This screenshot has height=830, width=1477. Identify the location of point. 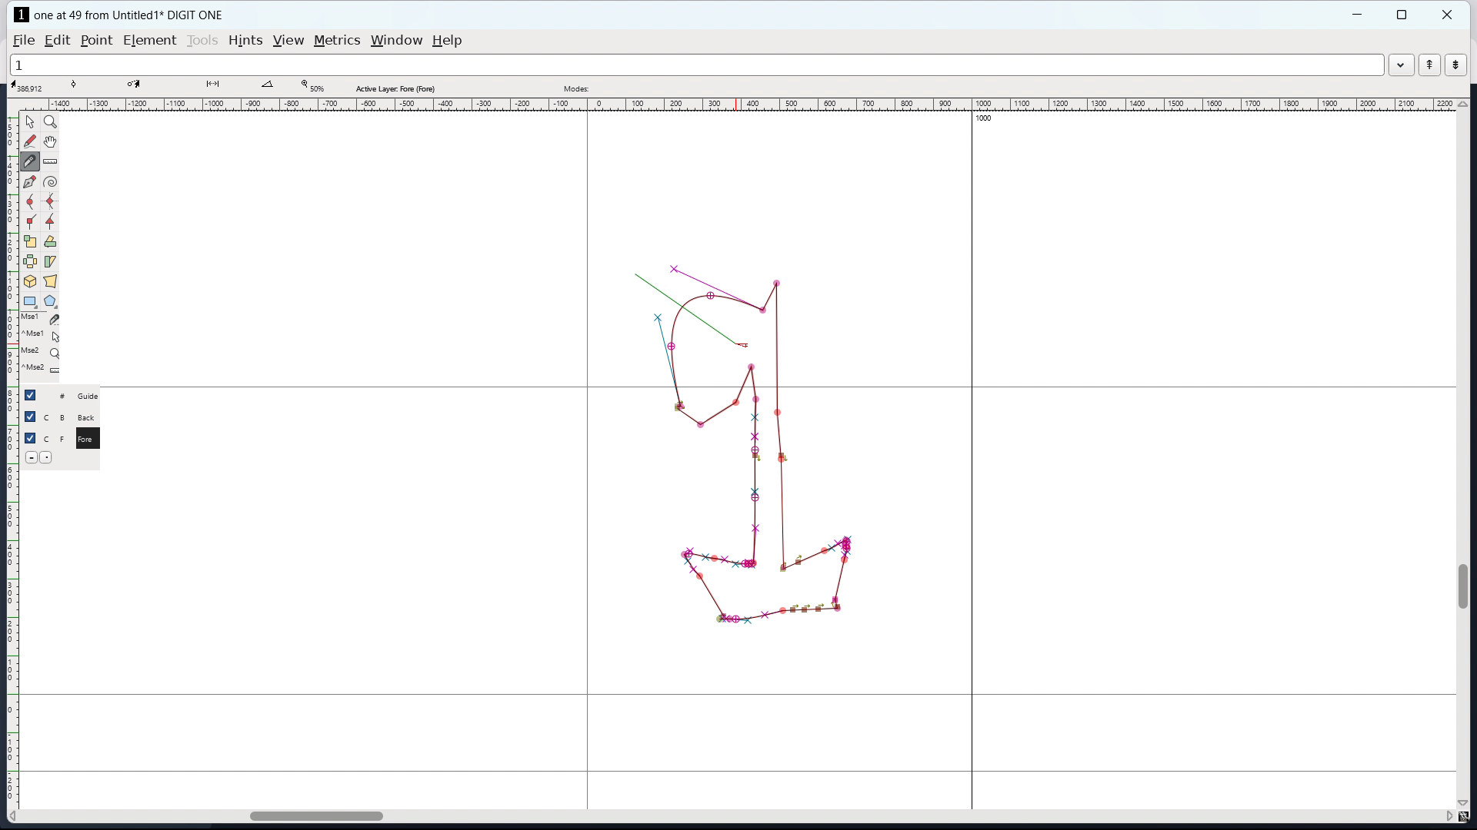
(98, 41).